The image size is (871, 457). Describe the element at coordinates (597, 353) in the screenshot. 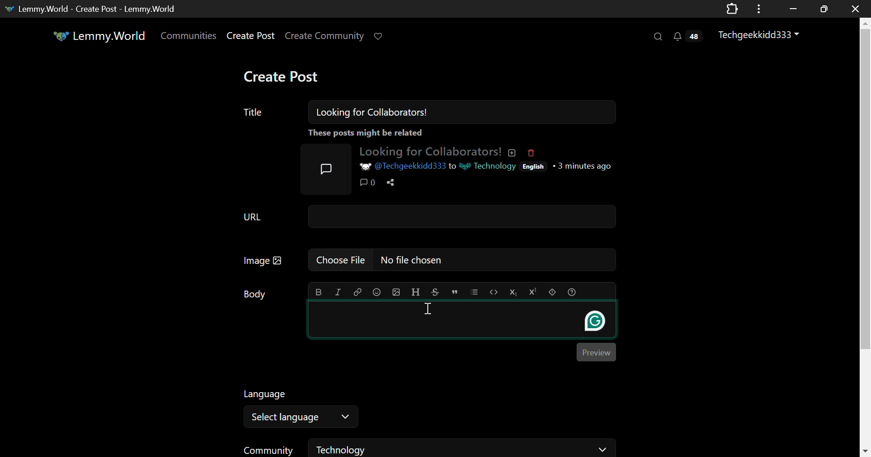

I see `Preview` at that location.